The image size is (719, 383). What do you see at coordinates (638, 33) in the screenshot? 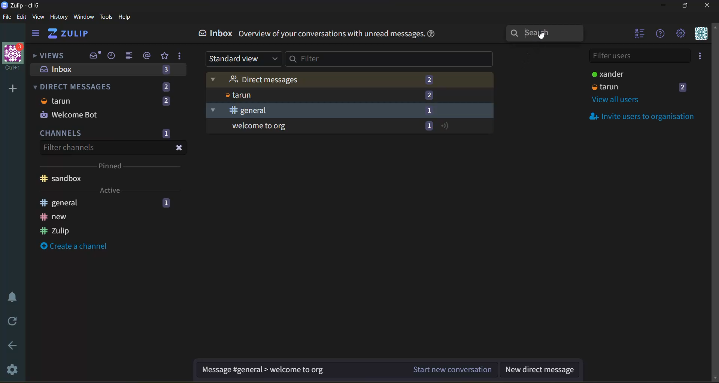
I see `hide users list` at bounding box center [638, 33].